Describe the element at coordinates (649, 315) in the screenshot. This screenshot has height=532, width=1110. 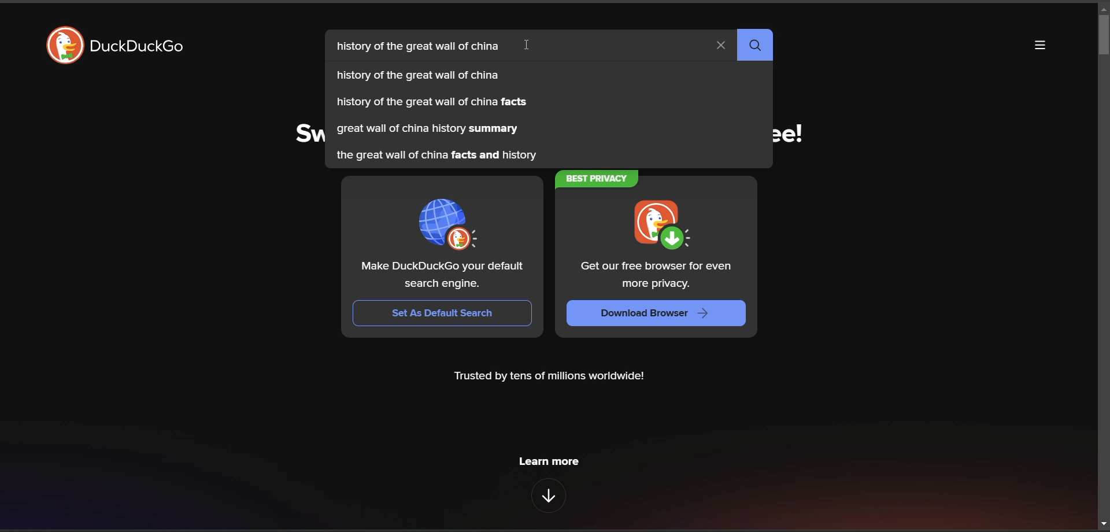
I see `download browser` at that location.